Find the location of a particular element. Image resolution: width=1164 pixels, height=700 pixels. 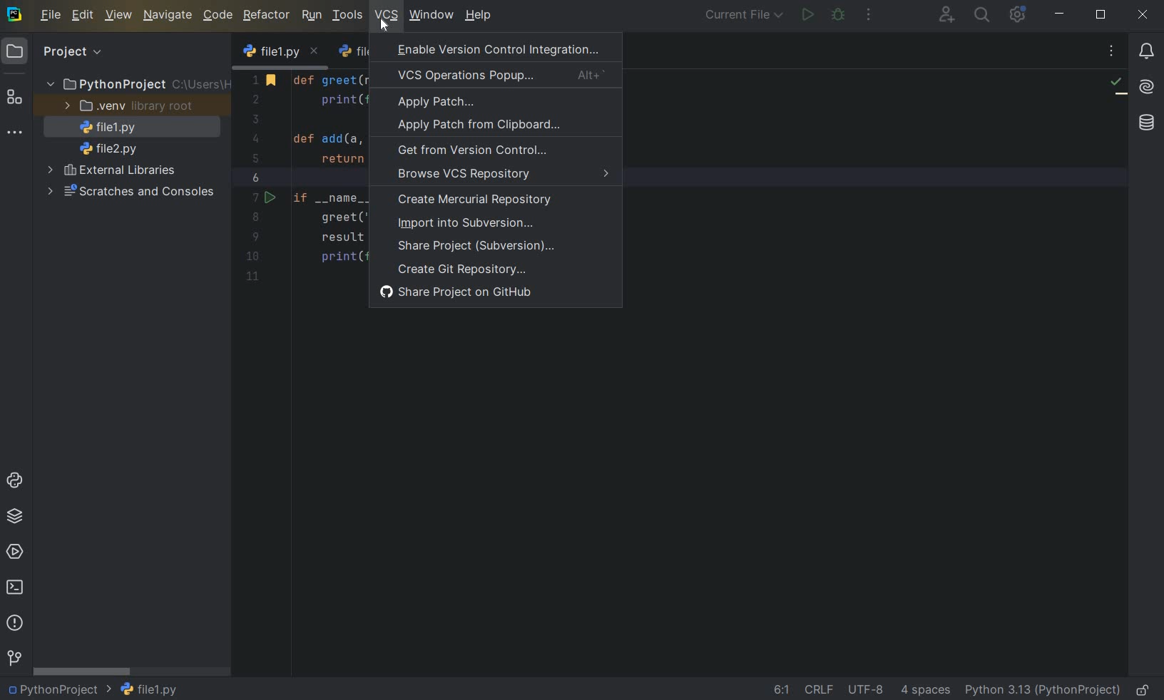

code is located at coordinates (218, 16).